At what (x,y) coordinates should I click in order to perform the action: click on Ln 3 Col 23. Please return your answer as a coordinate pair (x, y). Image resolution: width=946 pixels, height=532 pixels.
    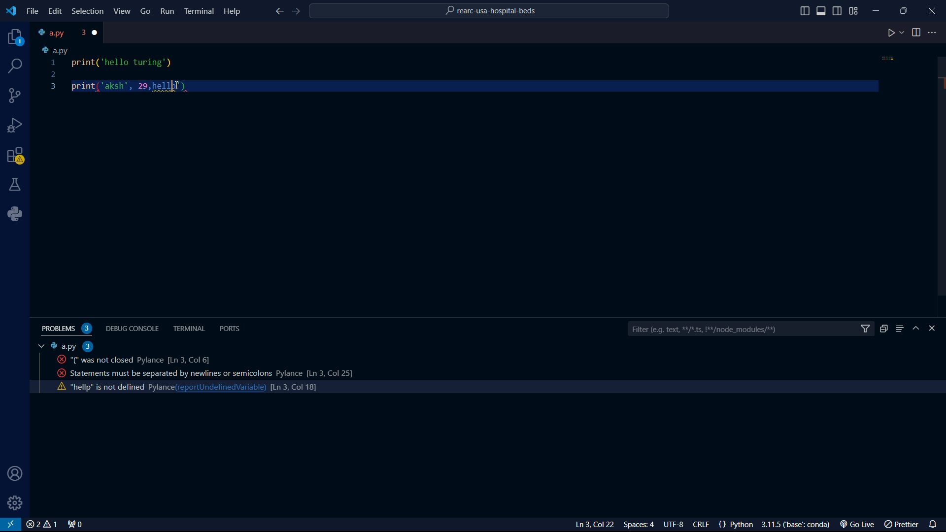
    Looking at the image, I should click on (583, 525).